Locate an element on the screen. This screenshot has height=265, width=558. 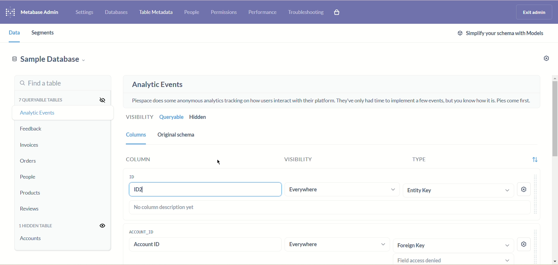
Reviews is located at coordinates (38, 208).